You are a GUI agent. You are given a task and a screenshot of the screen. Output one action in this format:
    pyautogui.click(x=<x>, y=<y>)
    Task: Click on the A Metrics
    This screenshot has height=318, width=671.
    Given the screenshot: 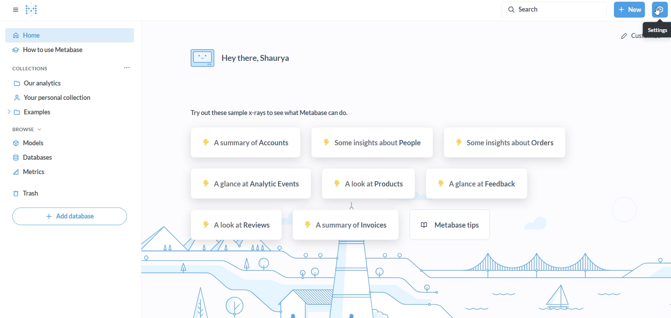 What is the action you would take?
    pyautogui.click(x=29, y=172)
    